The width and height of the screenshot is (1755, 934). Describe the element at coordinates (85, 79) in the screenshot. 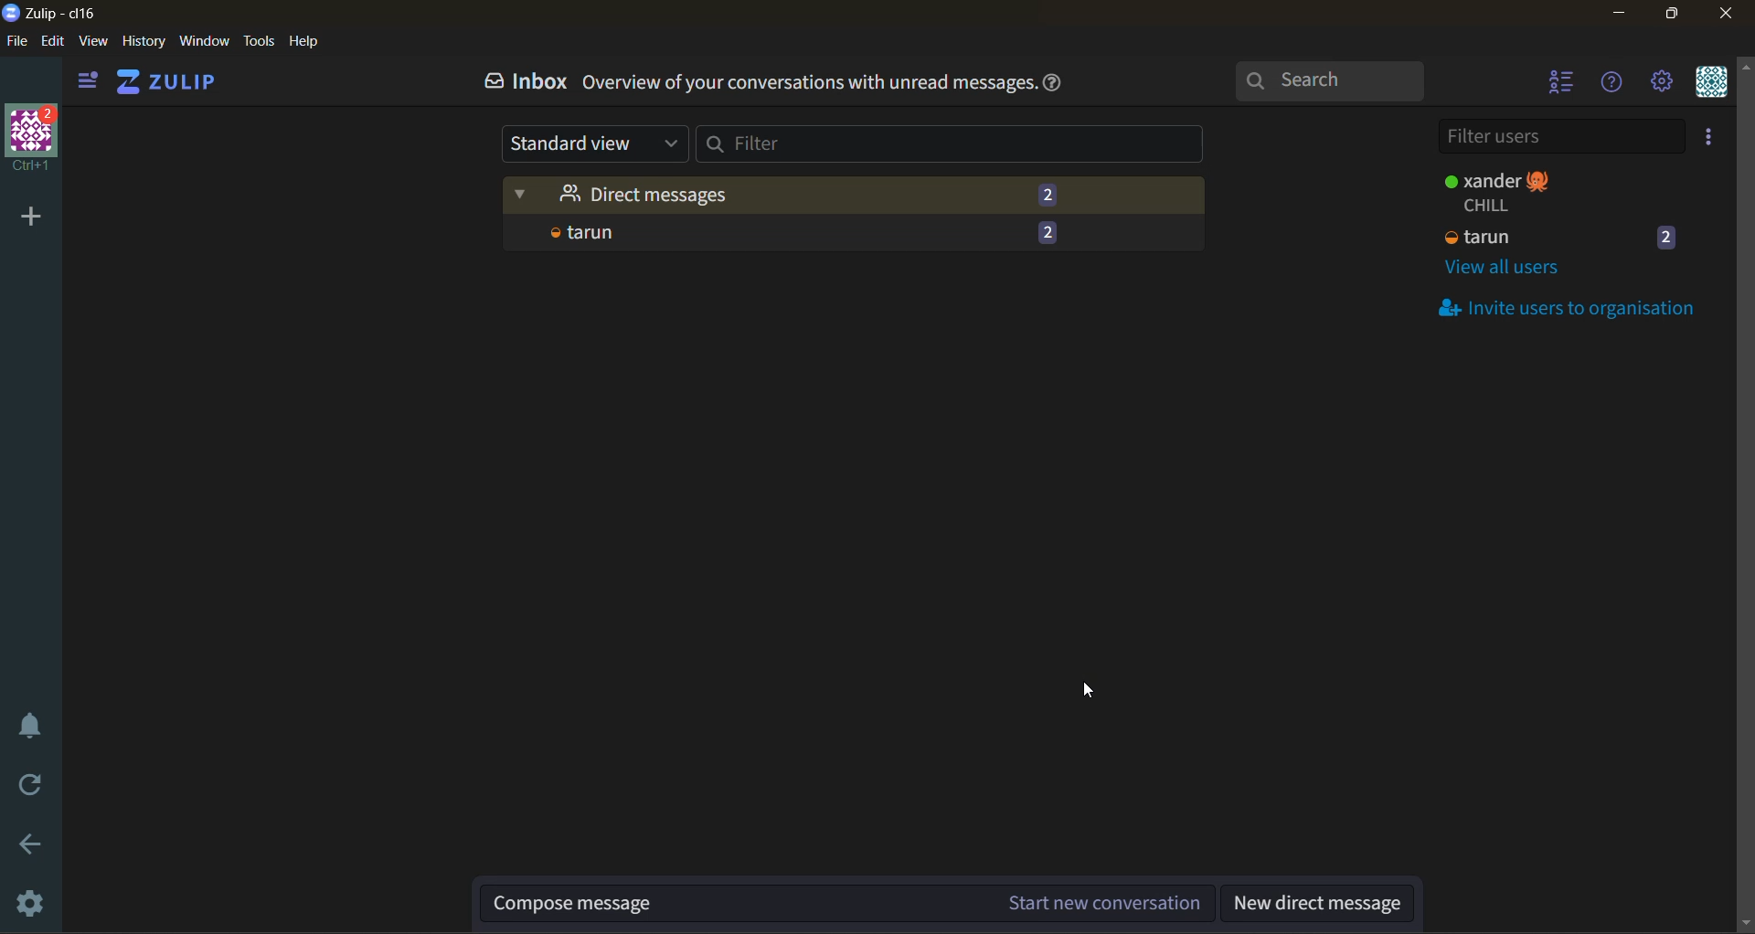

I see `hide sidebar ` at that location.